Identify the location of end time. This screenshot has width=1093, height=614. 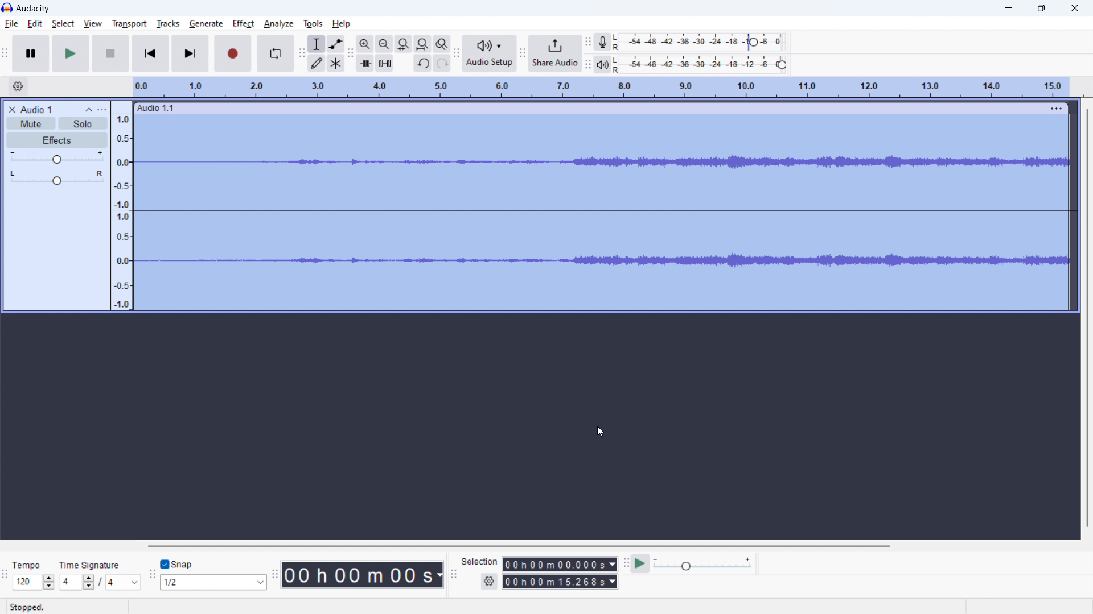
(560, 581).